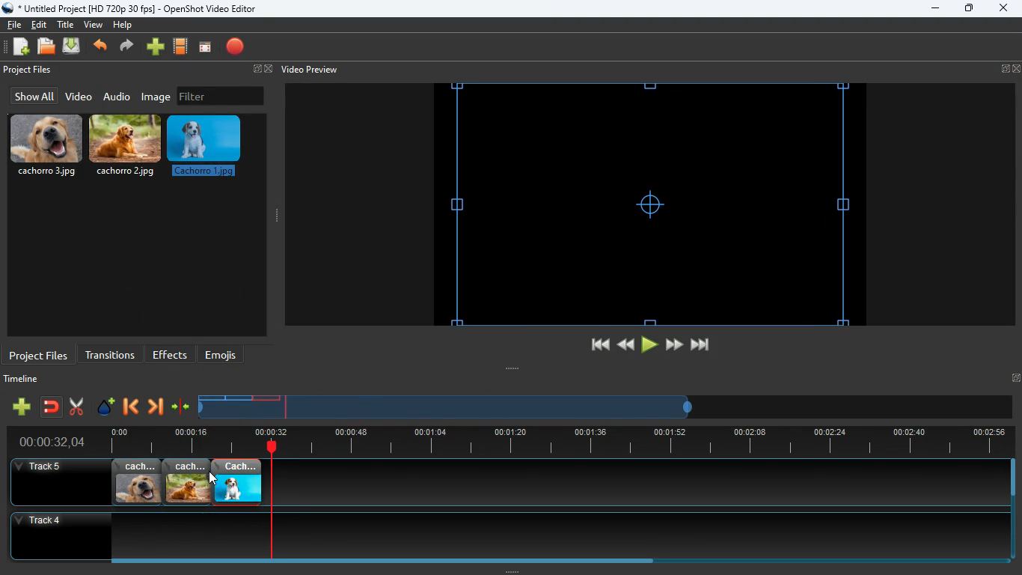 This screenshot has width=1022, height=575. I want to click on Image 3 timeline, so click(271, 398).